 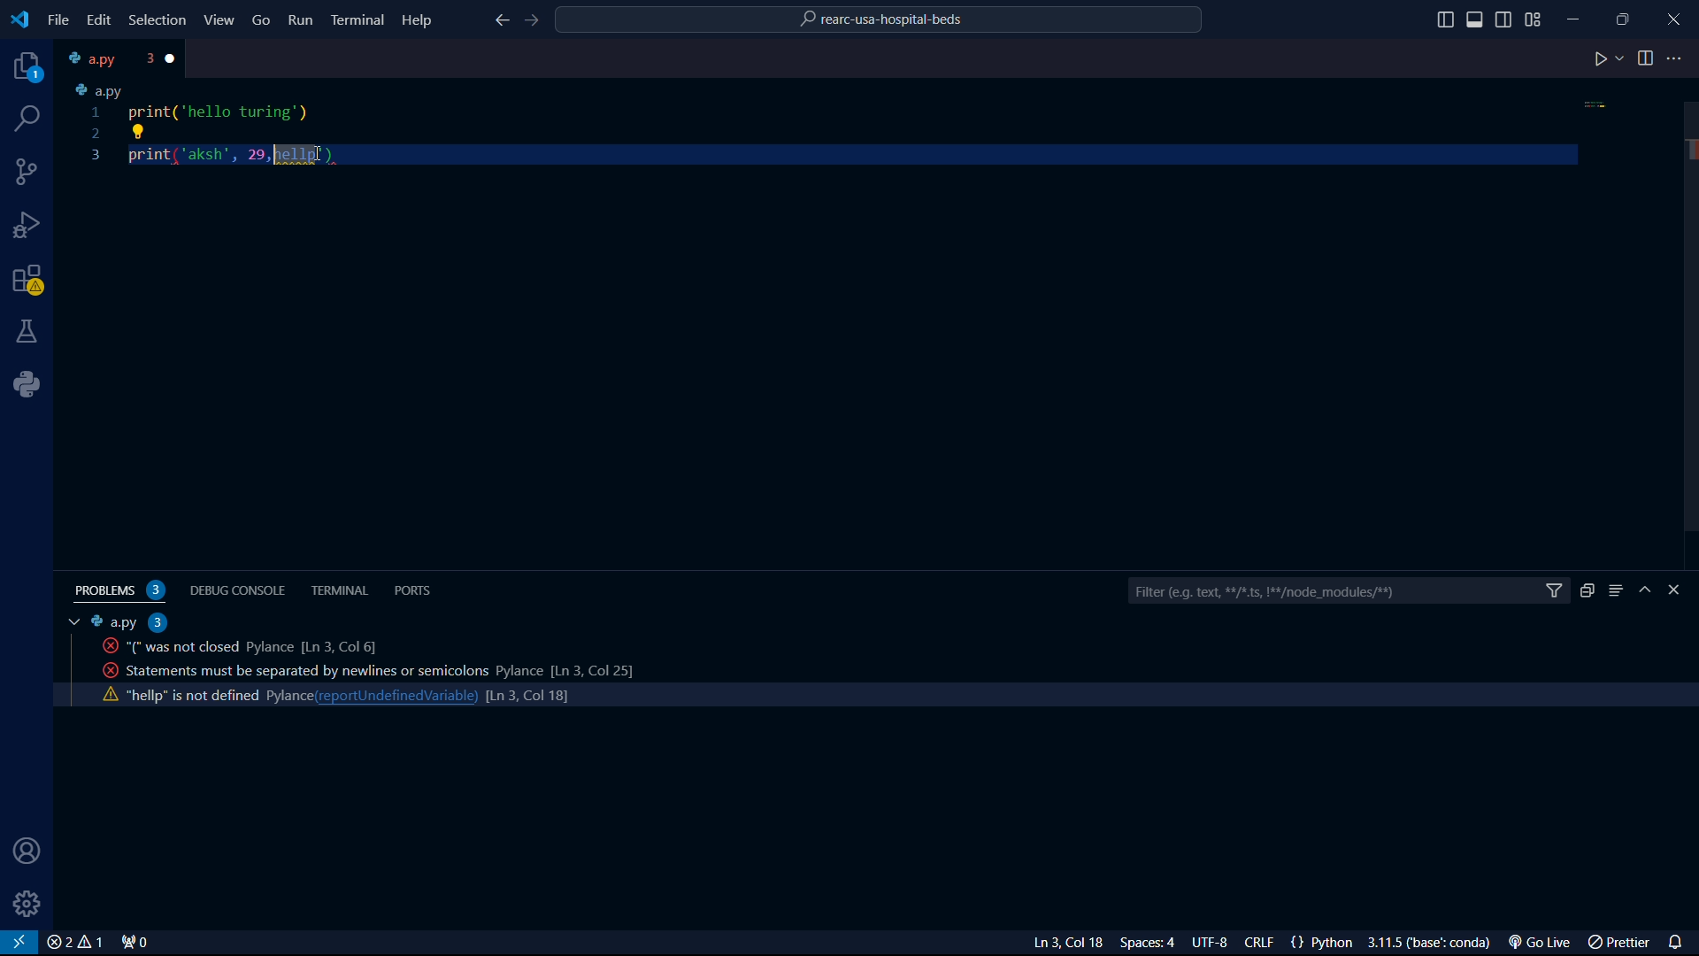 What do you see at coordinates (302, 23) in the screenshot?
I see `Run` at bounding box center [302, 23].